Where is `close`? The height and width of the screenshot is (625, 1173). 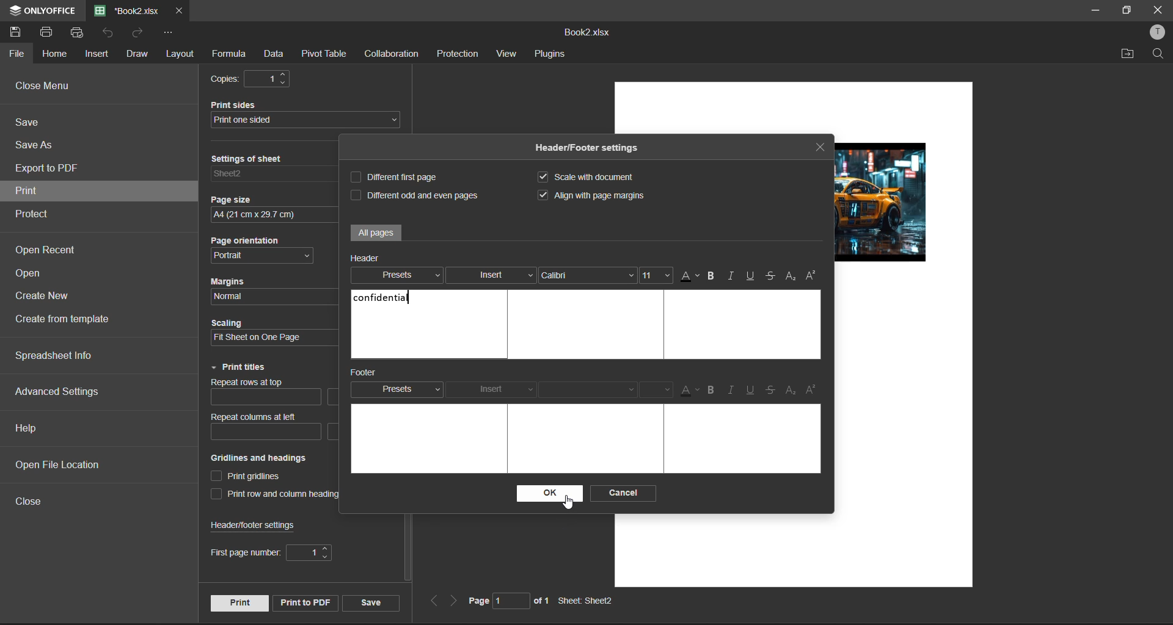 close is located at coordinates (1158, 9).